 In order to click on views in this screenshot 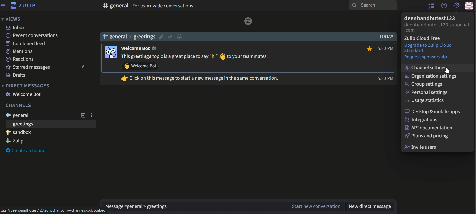, I will do `click(11, 19)`.